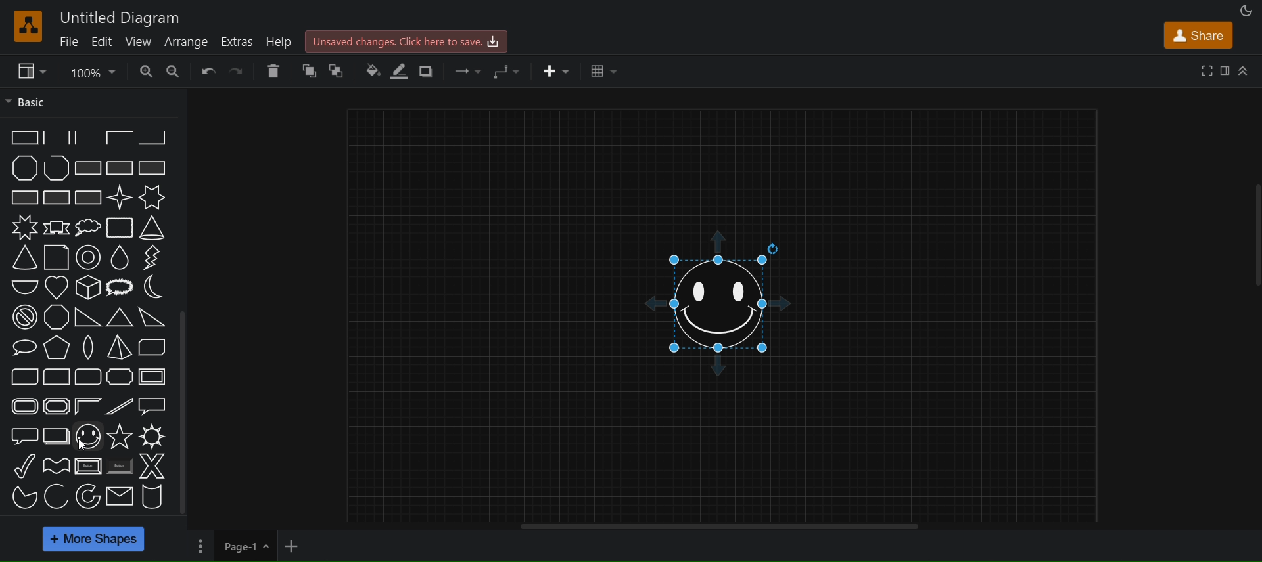  I want to click on rectangle with vertical fill, so click(23, 197).